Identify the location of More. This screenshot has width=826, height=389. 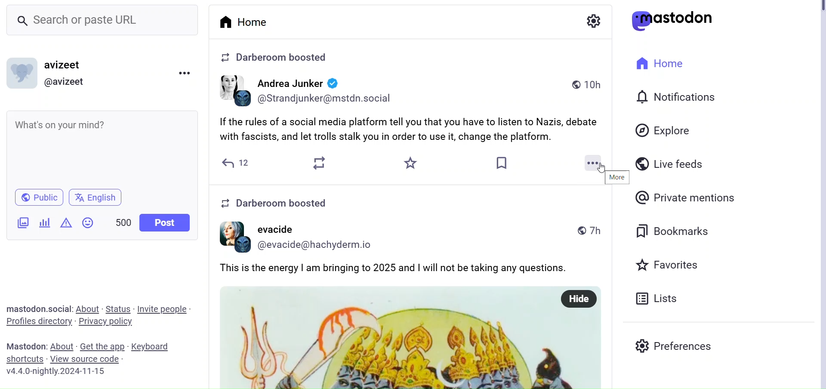
(594, 161).